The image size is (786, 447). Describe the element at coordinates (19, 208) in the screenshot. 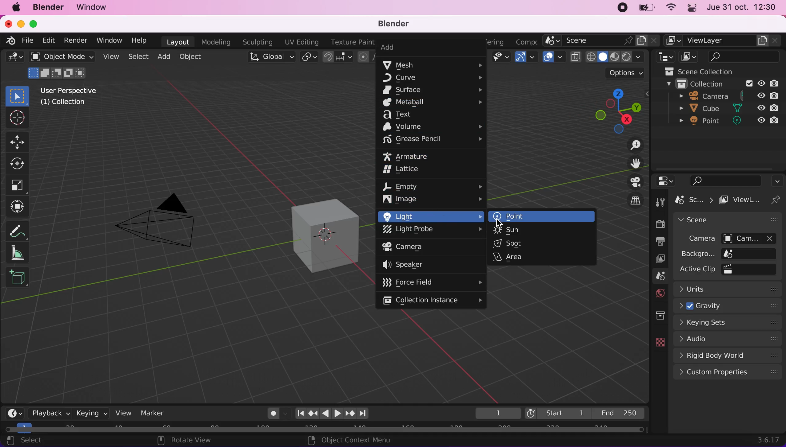

I see `transform` at that location.